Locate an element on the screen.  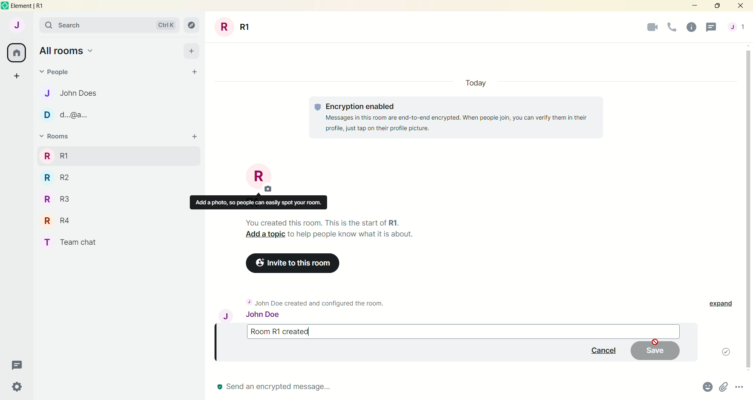
explore room is located at coordinates (192, 25).